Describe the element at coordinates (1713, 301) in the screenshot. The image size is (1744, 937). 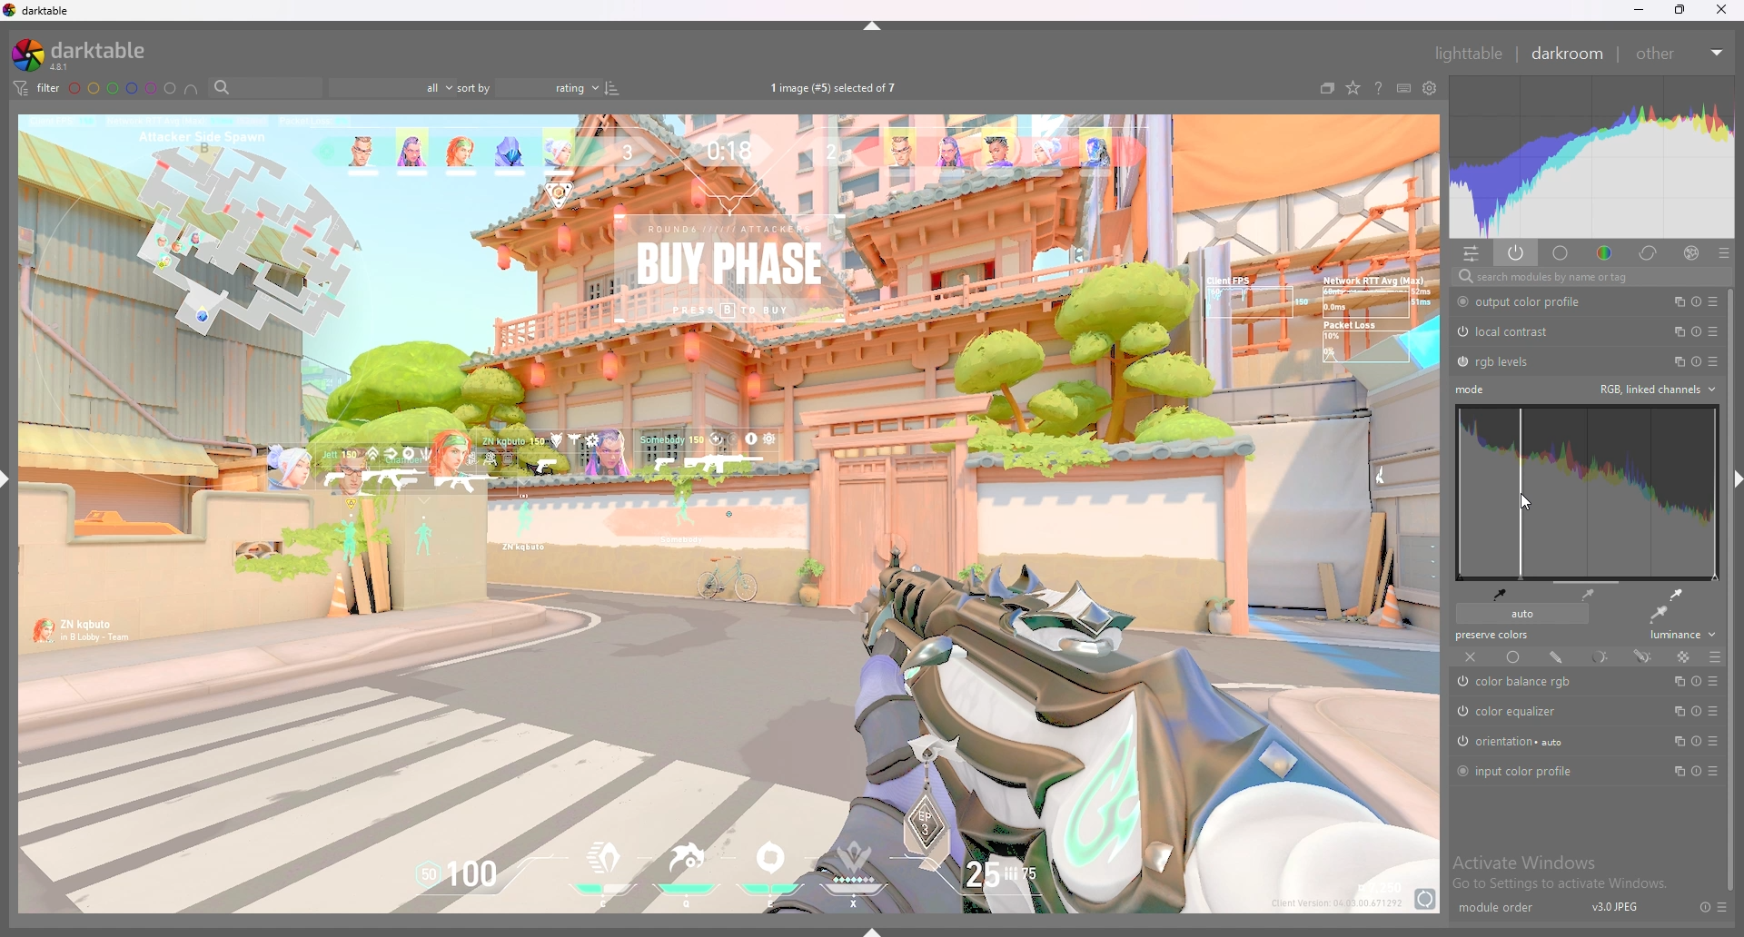
I see `presets` at that location.